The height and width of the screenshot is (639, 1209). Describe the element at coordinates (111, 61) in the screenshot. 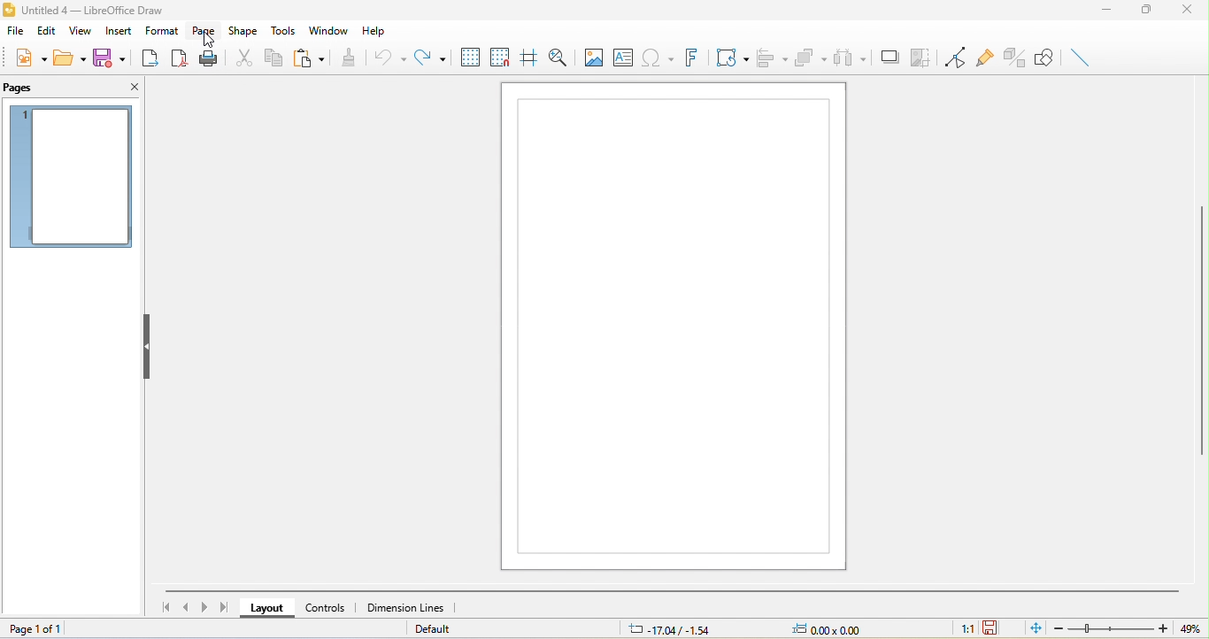

I see `save` at that location.